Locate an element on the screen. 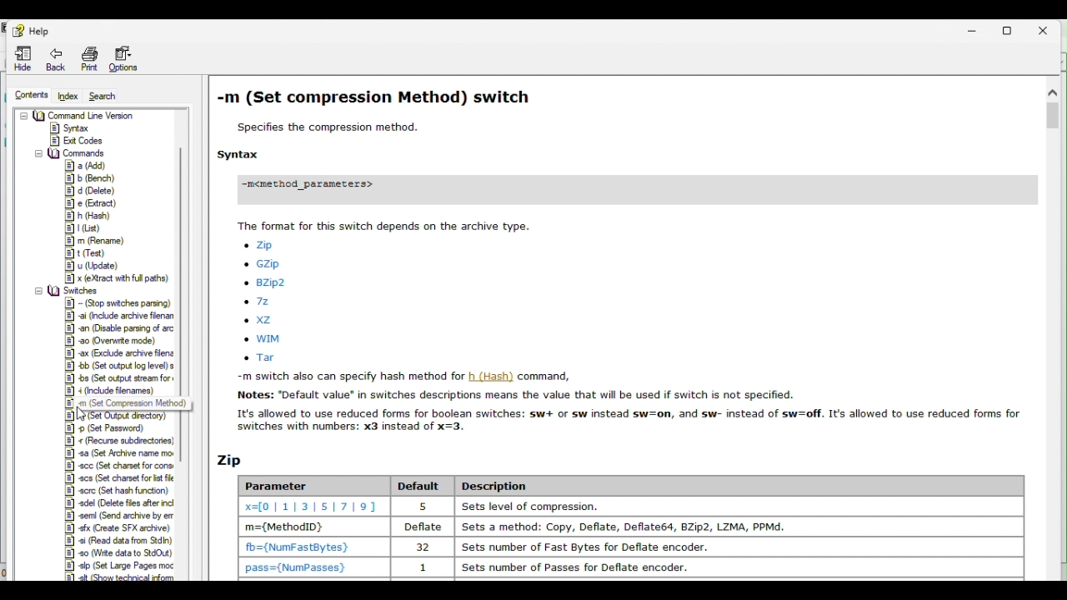 This screenshot has height=600, width=1067. recursive subdirectories is located at coordinates (122, 440).